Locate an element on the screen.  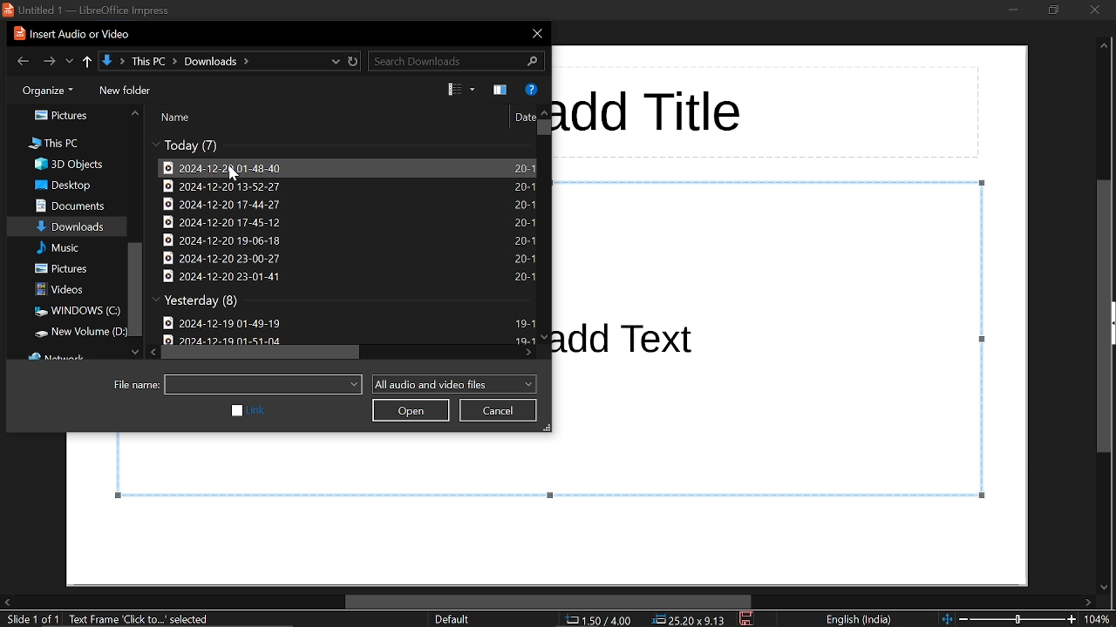
file titled "2024-12-20 23-01-41"  is located at coordinates (348, 276).